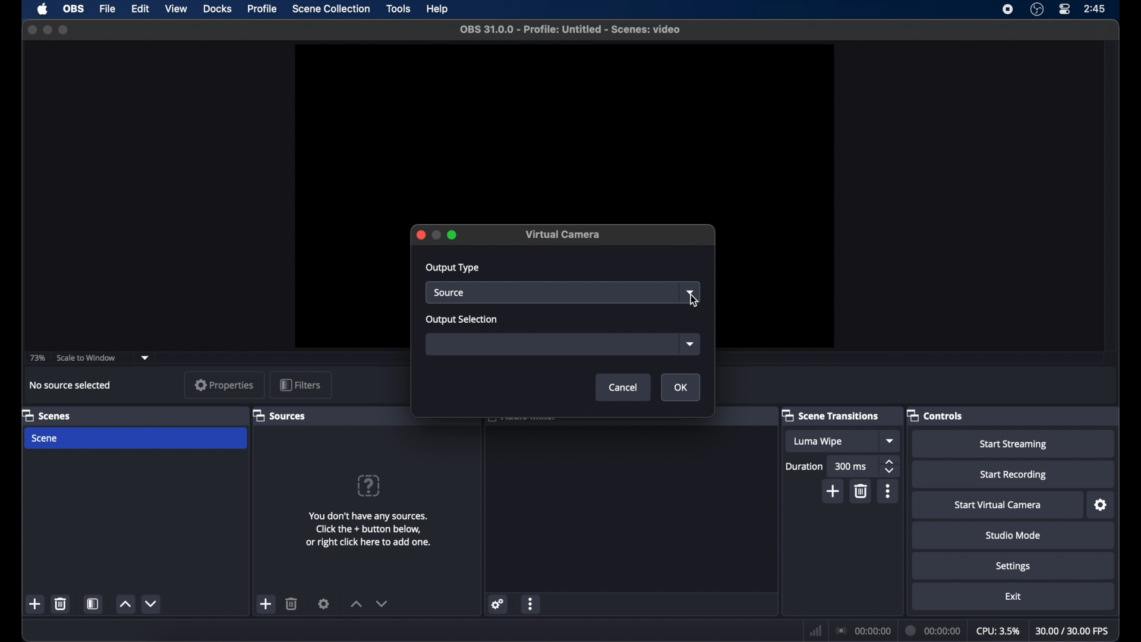  What do you see at coordinates (689, 344) in the screenshot?
I see `dropdown` at bounding box center [689, 344].